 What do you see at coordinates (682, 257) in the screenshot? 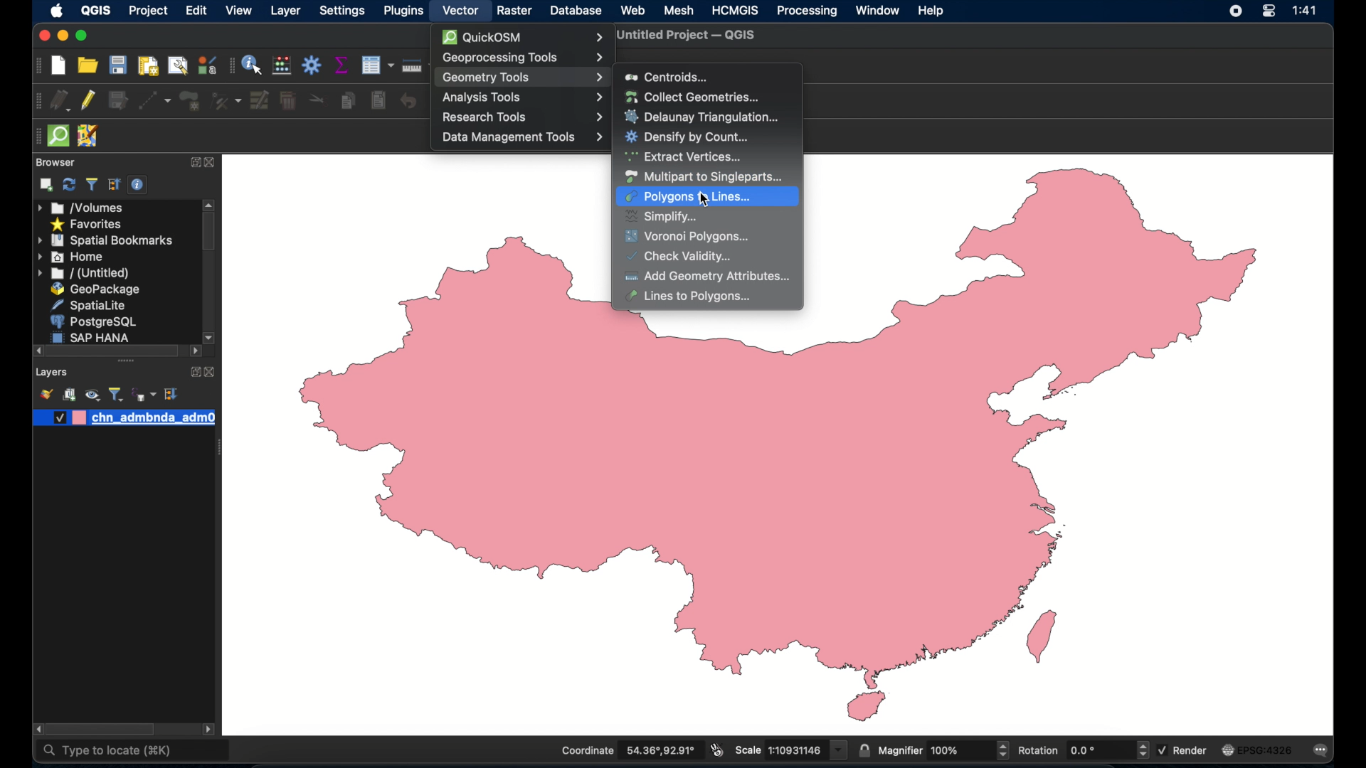
I see `check validity` at bounding box center [682, 257].